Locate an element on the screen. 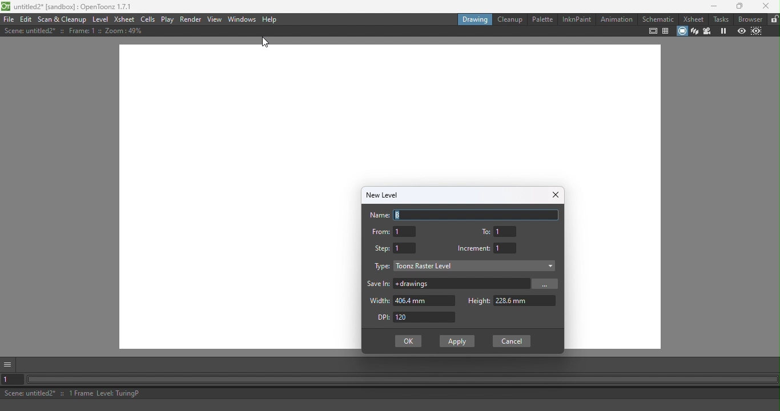 The height and width of the screenshot is (411, 780). Xsheet is located at coordinates (694, 18).